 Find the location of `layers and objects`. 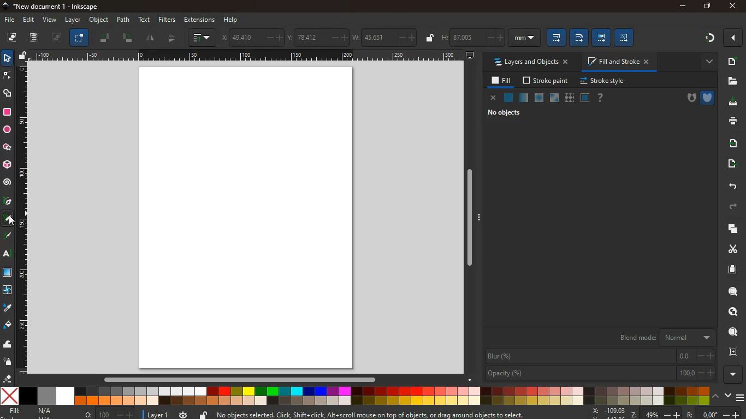

layers and objects is located at coordinates (530, 62).